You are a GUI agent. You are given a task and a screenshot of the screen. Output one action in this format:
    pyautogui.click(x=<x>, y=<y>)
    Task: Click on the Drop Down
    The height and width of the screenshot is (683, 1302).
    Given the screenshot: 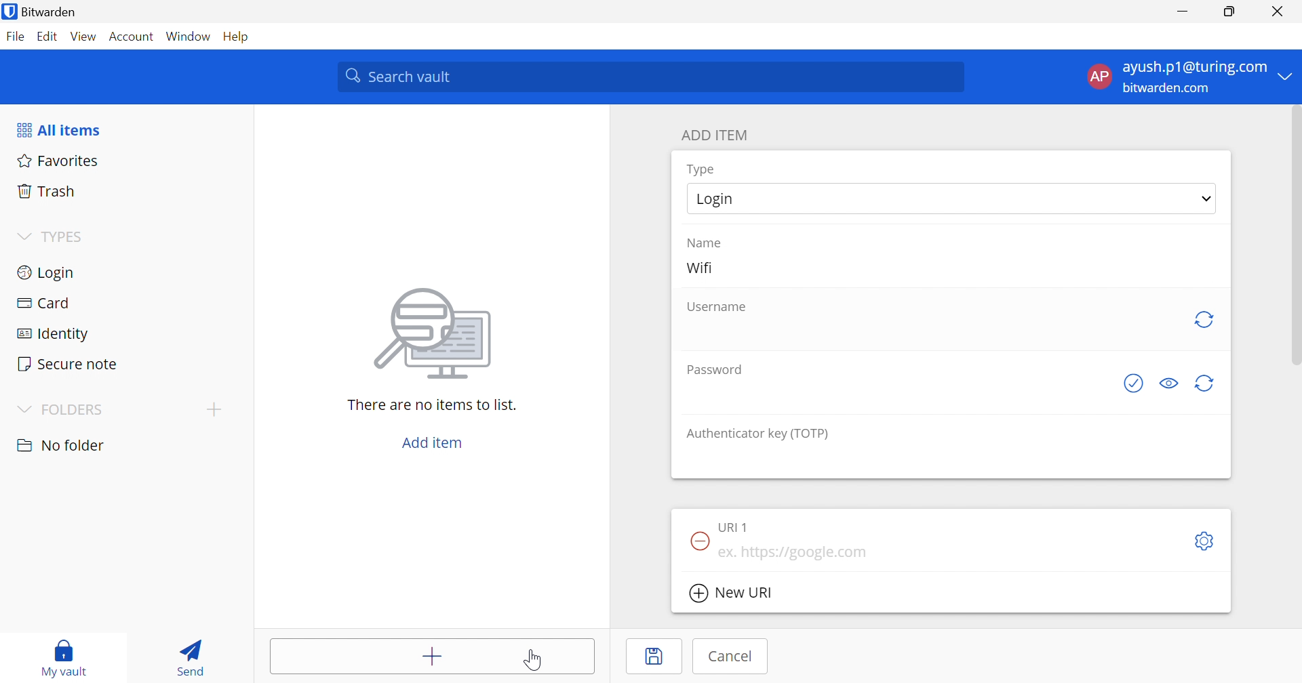 What is the action you would take?
    pyautogui.click(x=1207, y=198)
    